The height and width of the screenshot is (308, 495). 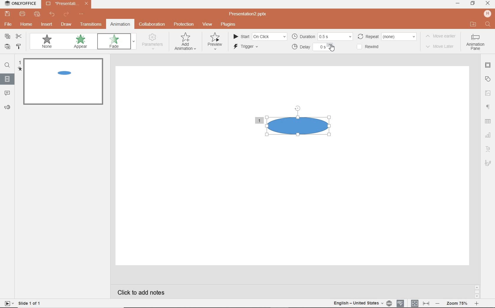 I want to click on open file location, so click(x=474, y=24).